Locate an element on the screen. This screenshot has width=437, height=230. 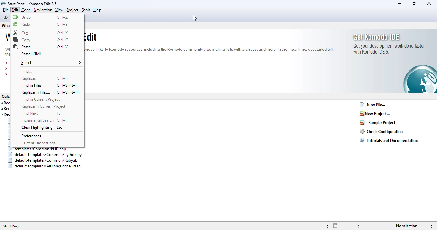
project is located at coordinates (73, 10).